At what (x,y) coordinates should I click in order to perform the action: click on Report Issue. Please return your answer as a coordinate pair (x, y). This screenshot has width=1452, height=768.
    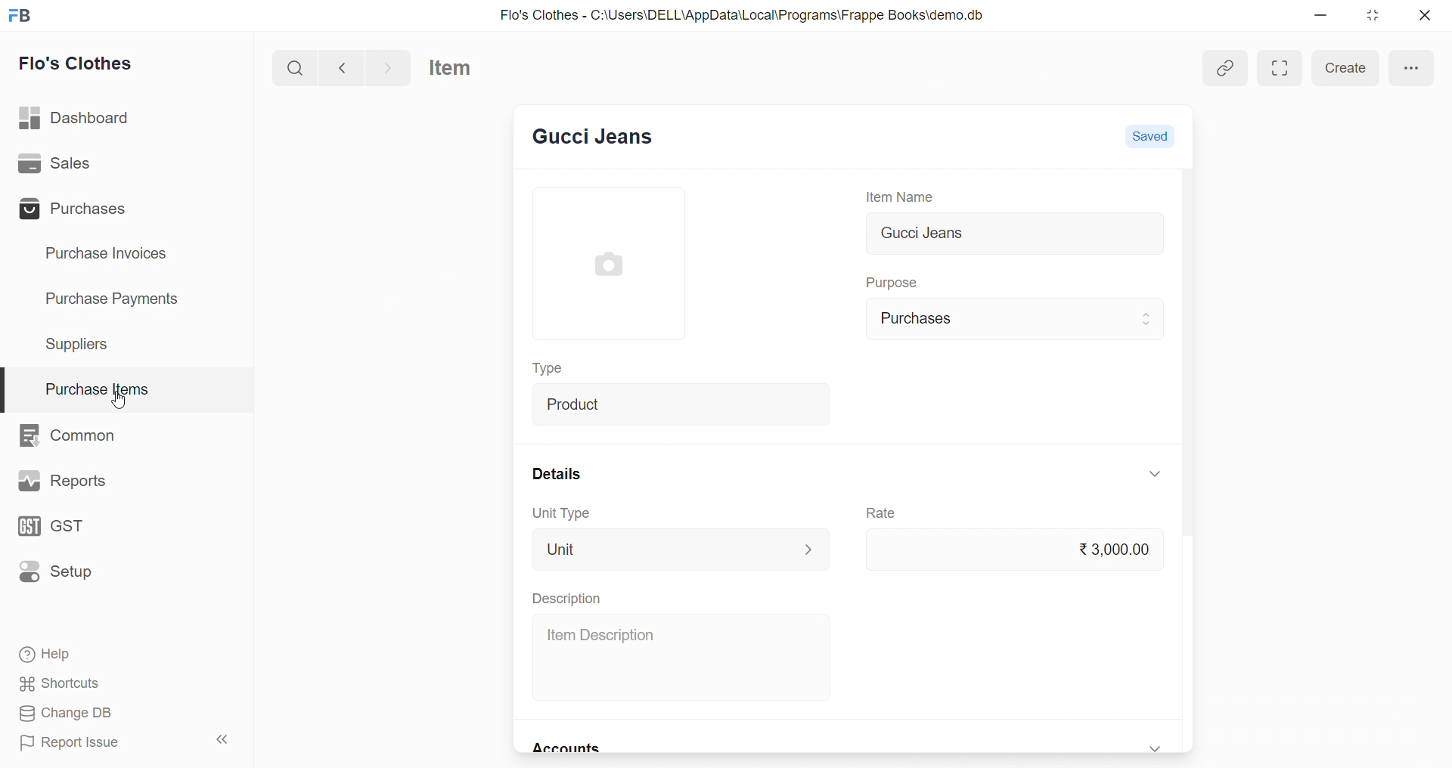
    Looking at the image, I should click on (95, 742).